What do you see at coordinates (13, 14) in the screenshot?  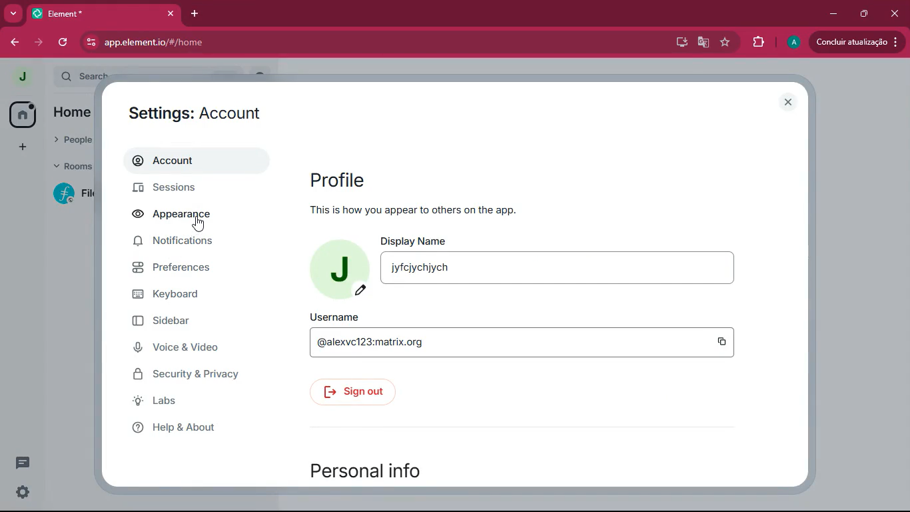 I see `more` at bounding box center [13, 14].